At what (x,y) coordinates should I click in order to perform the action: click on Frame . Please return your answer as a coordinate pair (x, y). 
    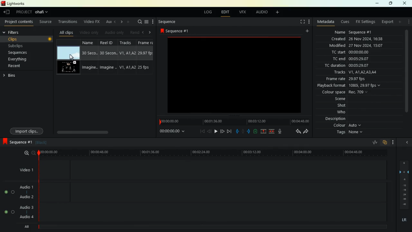
    Looking at the image, I should click on (145, 43).